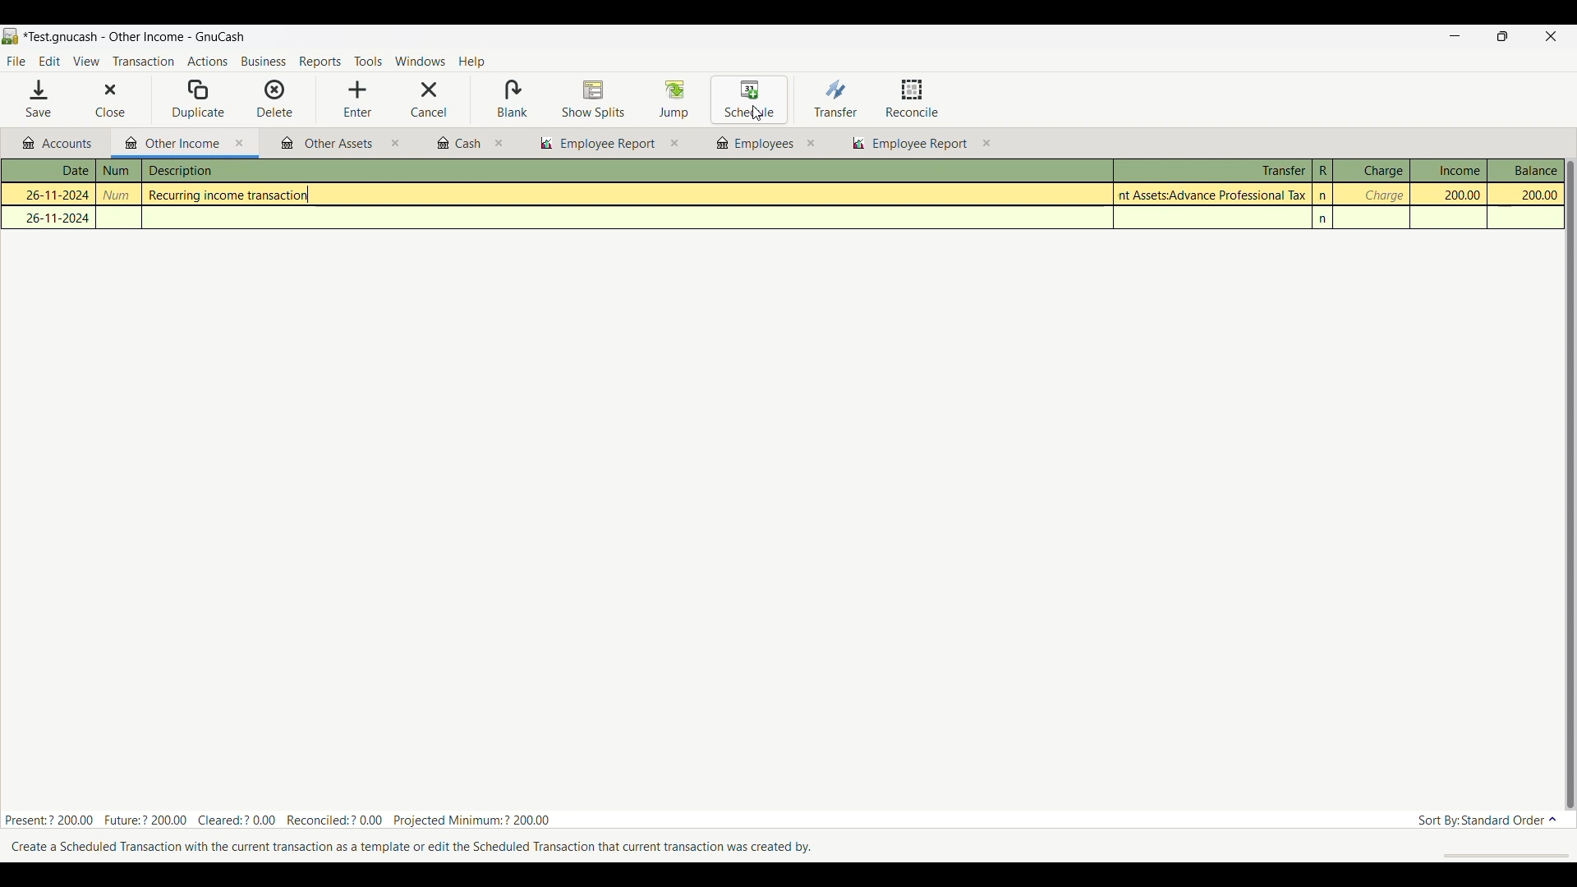 This screenshot has height=887, width=1577. What do you see at coordinates (275, 98) in the screenshot?
I see `Delete` at bounding box center [275, 98].